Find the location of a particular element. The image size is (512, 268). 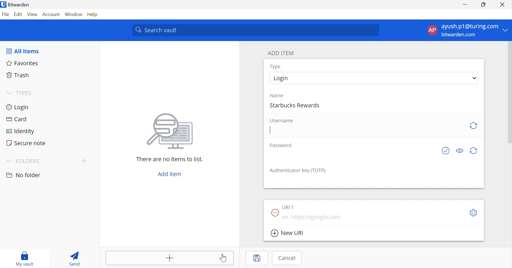

Drop Down is located at coordinates (9, 161).